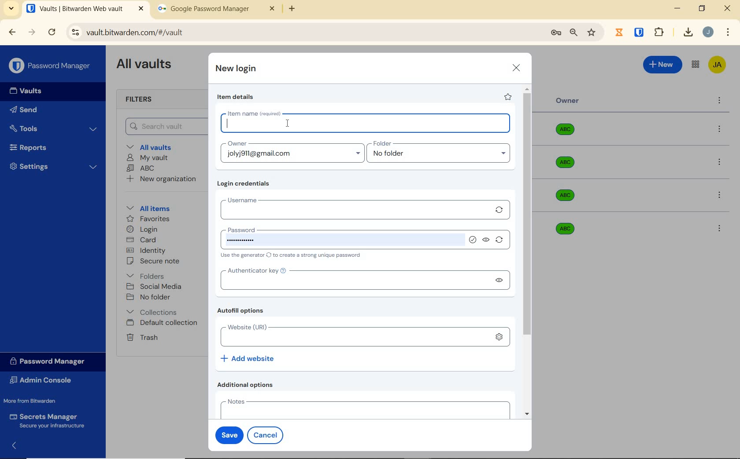 The image size is (740, 459). Describe the element at coordinates (53, 129) in the screenshot. I see `Tools` at that location.